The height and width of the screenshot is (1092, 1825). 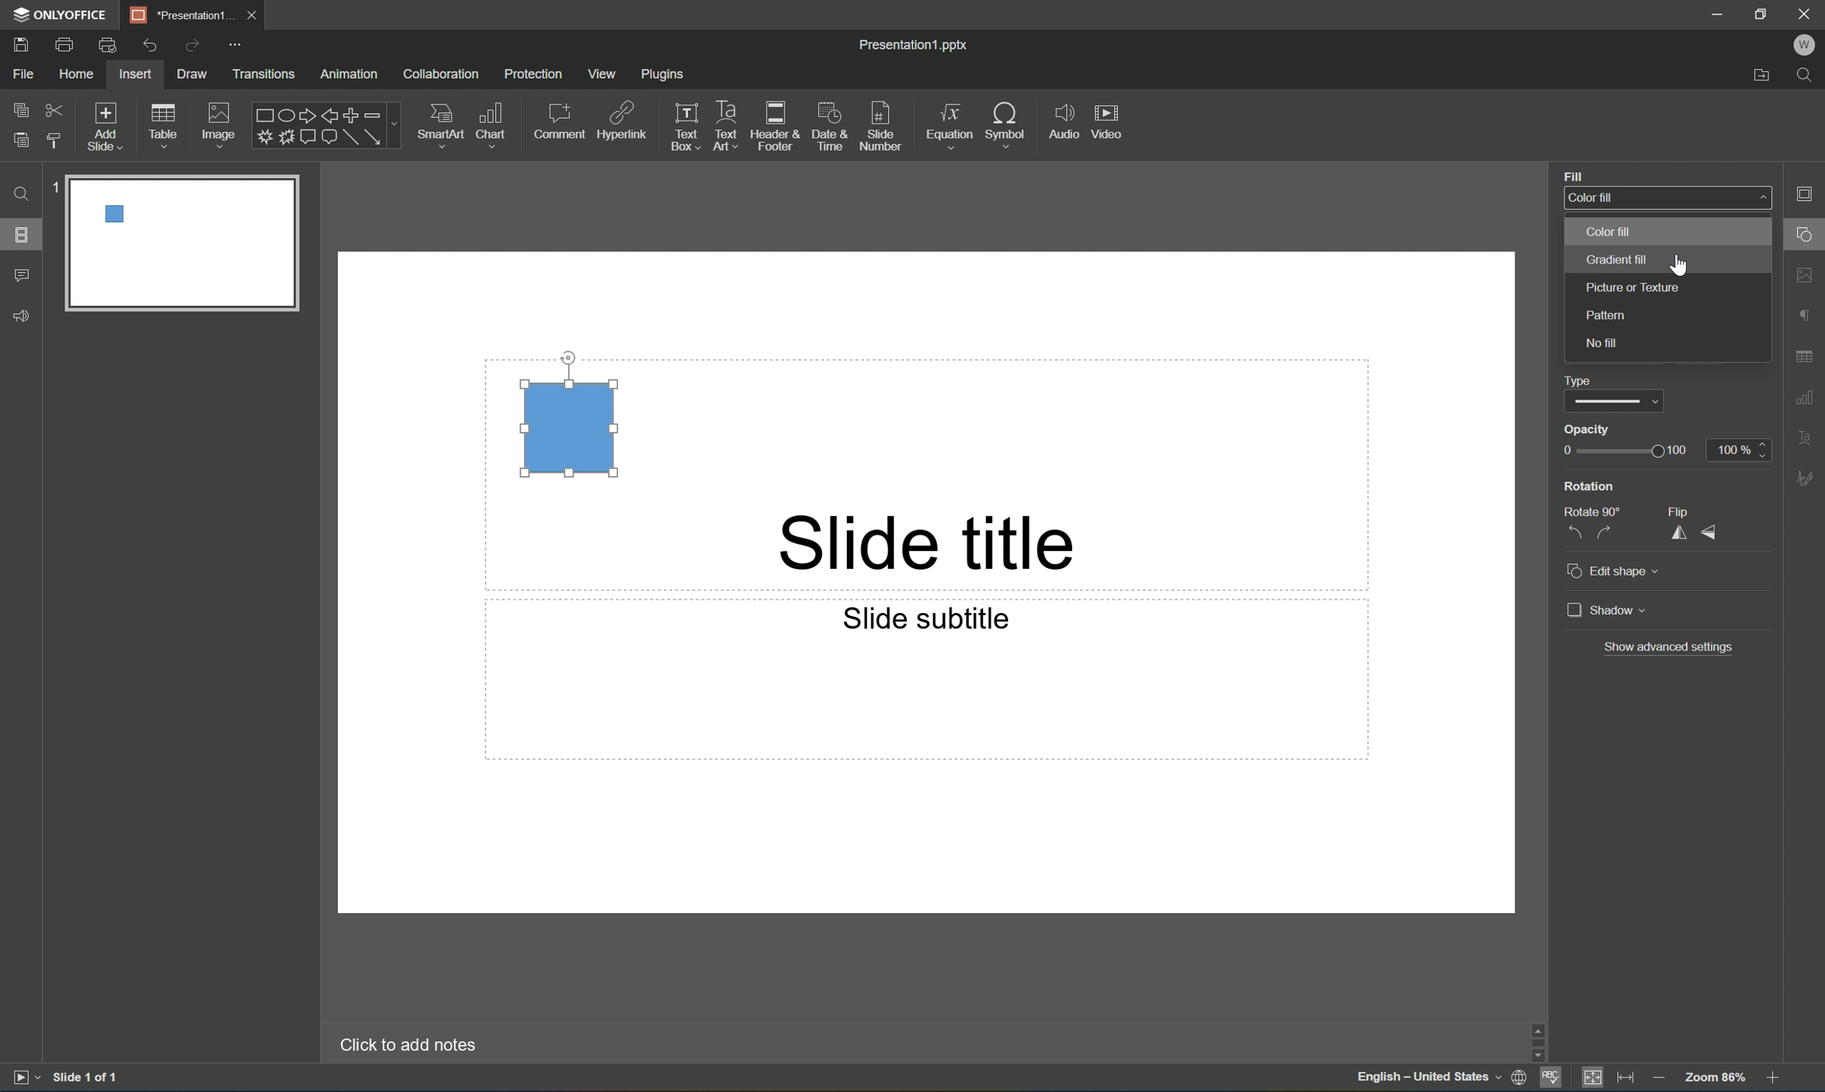 I want to click on Left arrow, so click(x=330, y=117).